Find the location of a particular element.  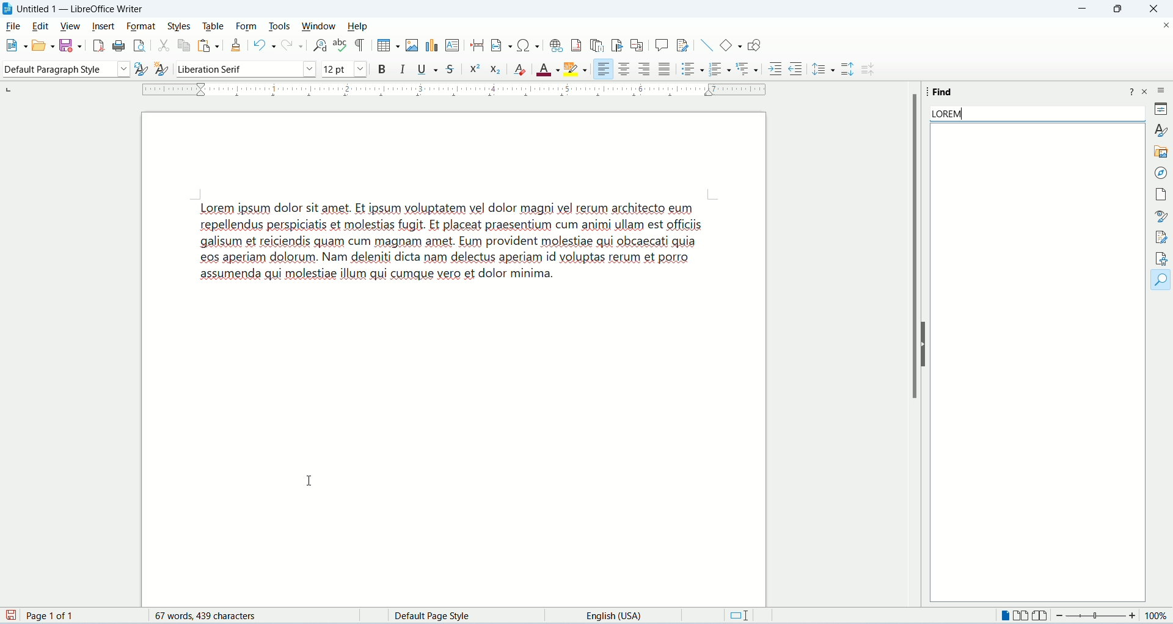

close is located at coordinates (1147, 91).